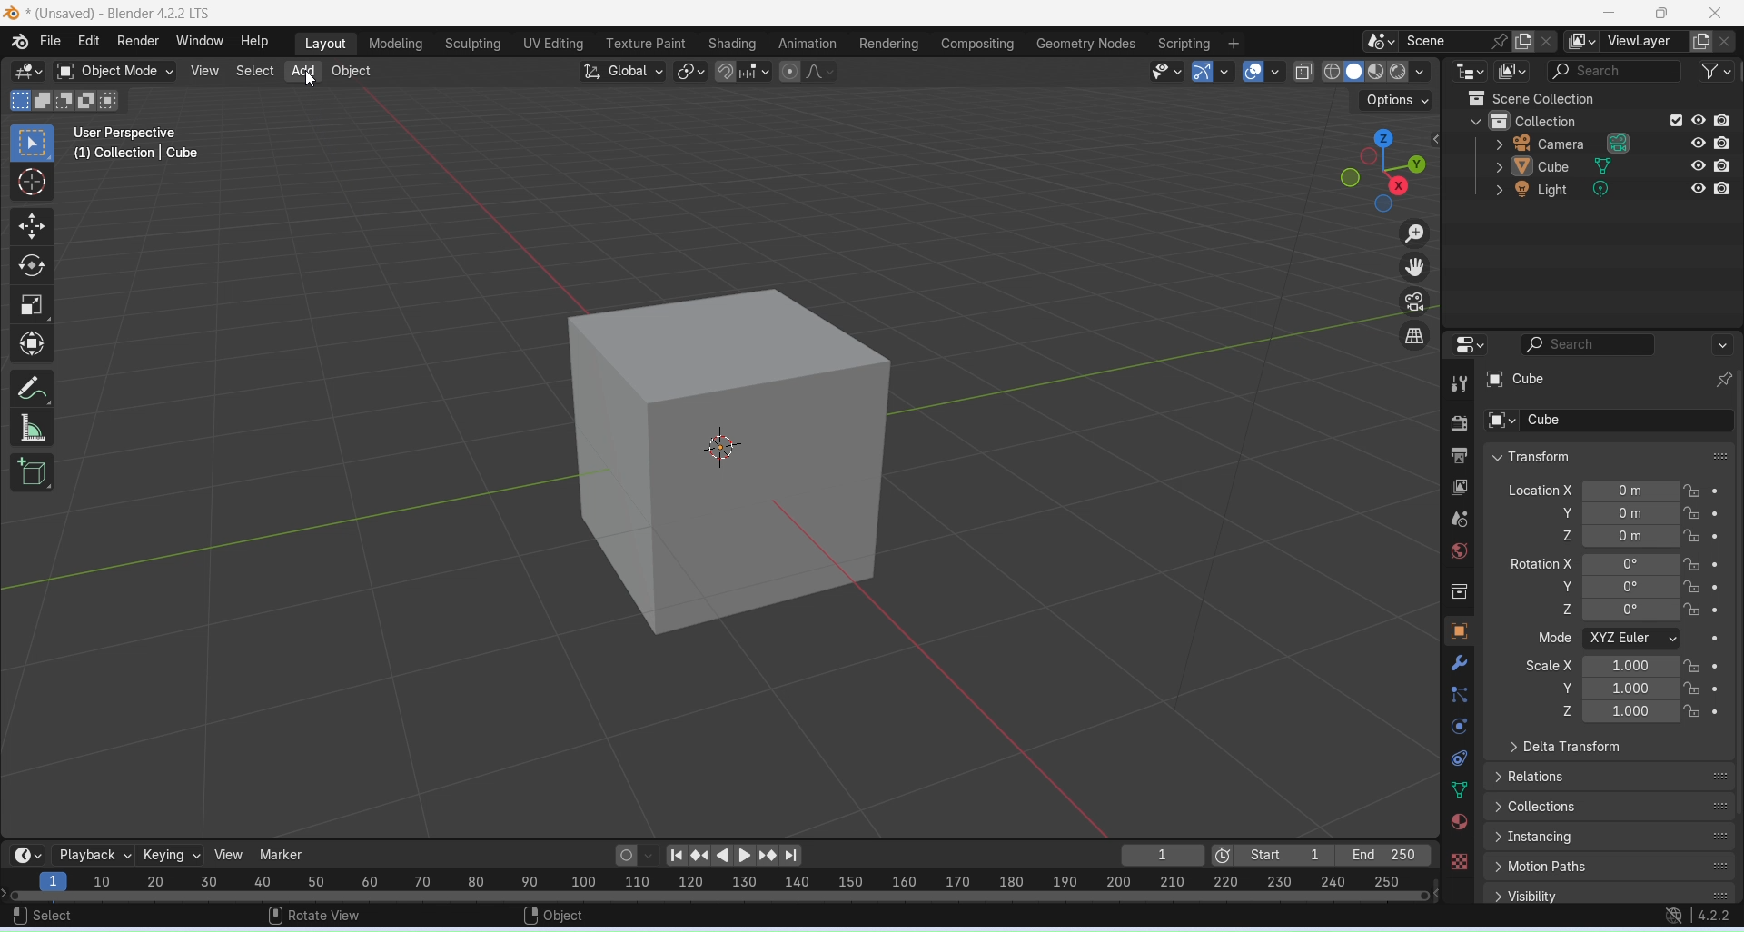 The width and height of the screenshot is (1744, 932). I want to click on Switch the current view, so click(1417, 336).